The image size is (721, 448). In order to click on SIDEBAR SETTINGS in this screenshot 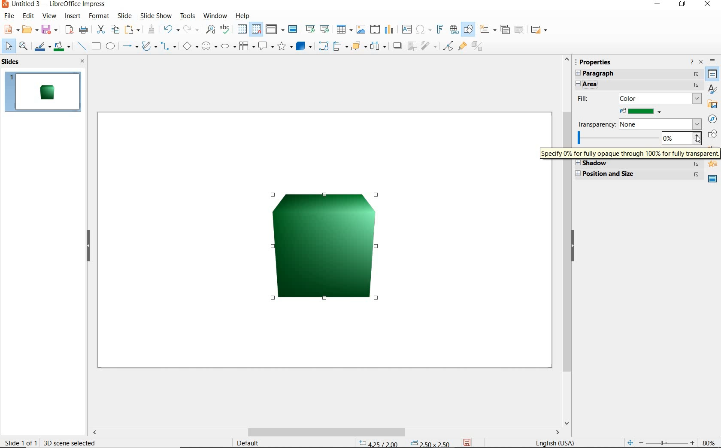, I will do `click(712, 61)`.